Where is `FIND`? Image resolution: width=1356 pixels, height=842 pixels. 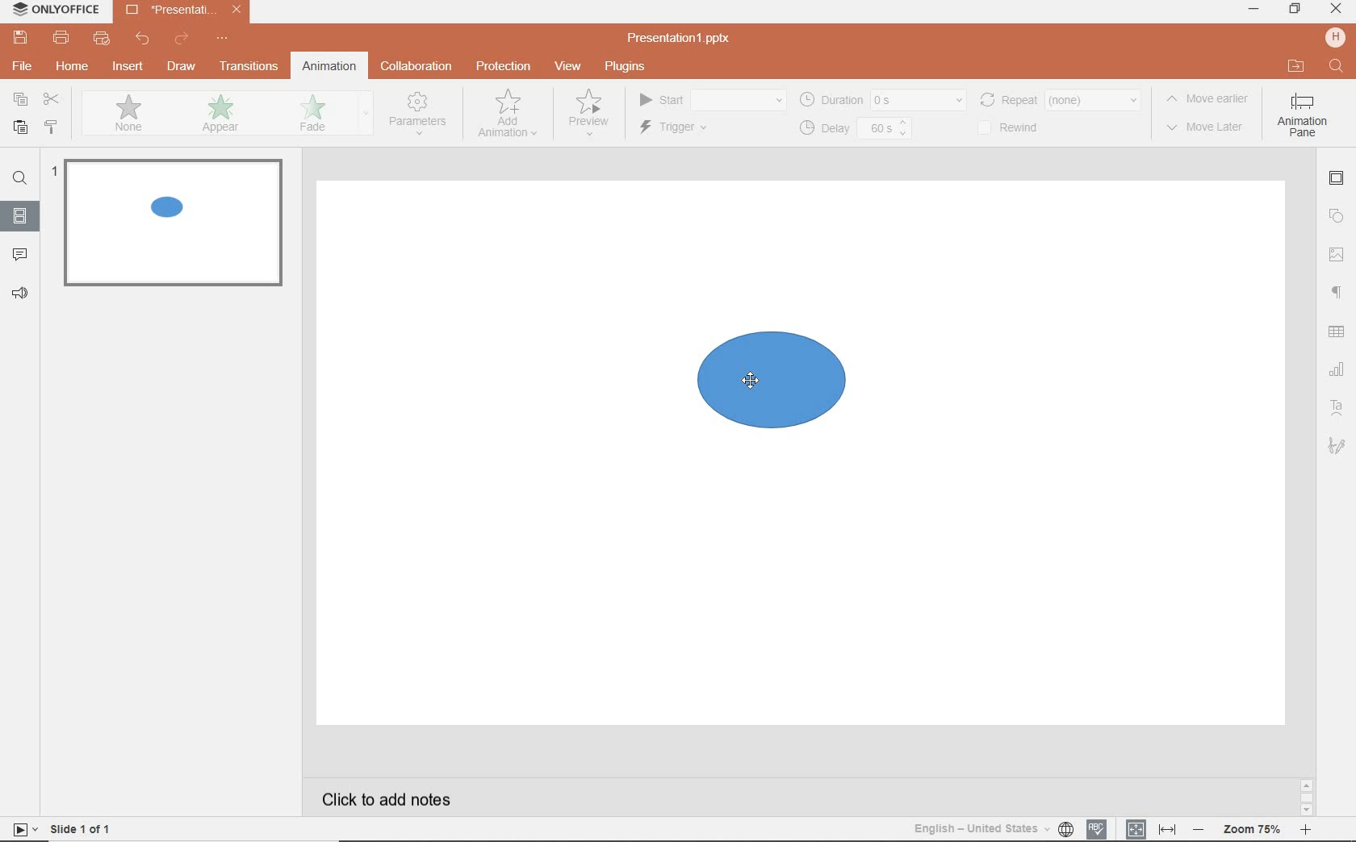
FIND is located at coordinates (1338, 69).